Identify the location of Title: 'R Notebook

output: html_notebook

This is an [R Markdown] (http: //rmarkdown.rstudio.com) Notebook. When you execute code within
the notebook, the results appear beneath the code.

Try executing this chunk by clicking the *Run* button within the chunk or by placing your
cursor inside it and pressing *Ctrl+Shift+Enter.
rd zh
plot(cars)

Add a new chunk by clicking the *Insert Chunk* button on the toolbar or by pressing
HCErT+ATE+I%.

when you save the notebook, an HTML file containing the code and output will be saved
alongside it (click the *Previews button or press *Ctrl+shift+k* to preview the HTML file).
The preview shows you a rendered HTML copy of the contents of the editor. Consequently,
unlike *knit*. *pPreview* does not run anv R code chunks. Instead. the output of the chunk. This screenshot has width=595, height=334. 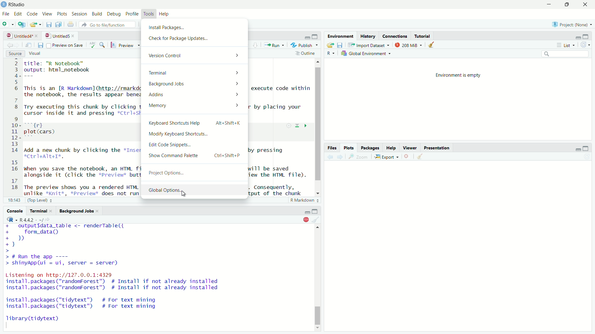
(81, 127).